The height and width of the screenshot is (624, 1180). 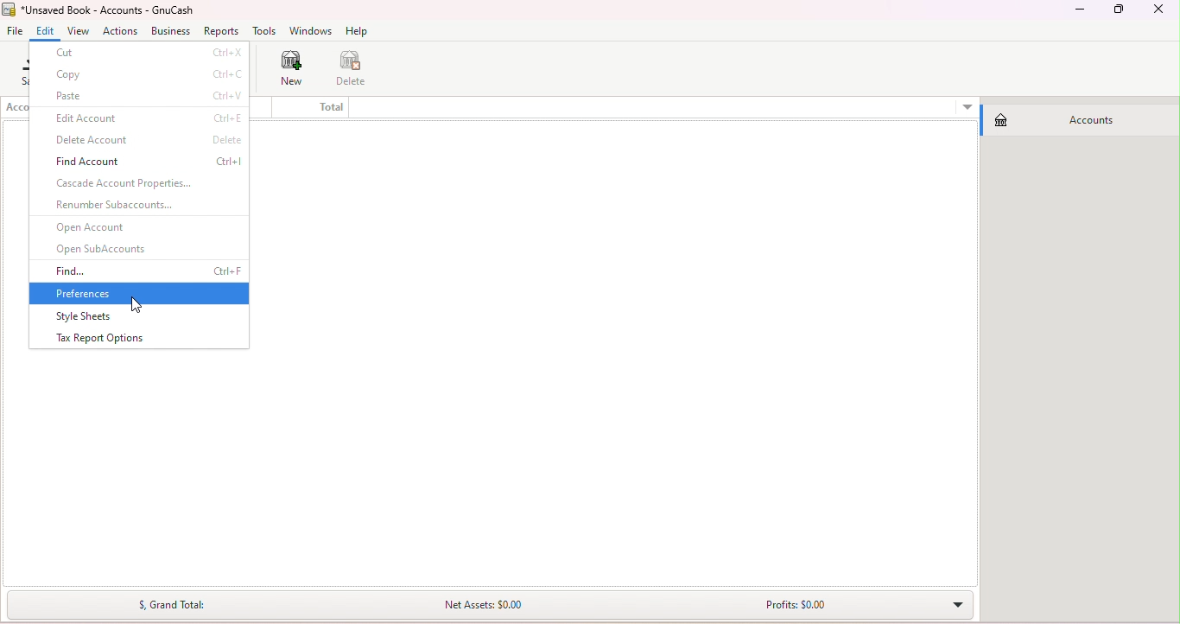 What do you see at coordinates (1075, 118) in the screenshot?
I see `Accounts` at bounding box center [1075, 118].